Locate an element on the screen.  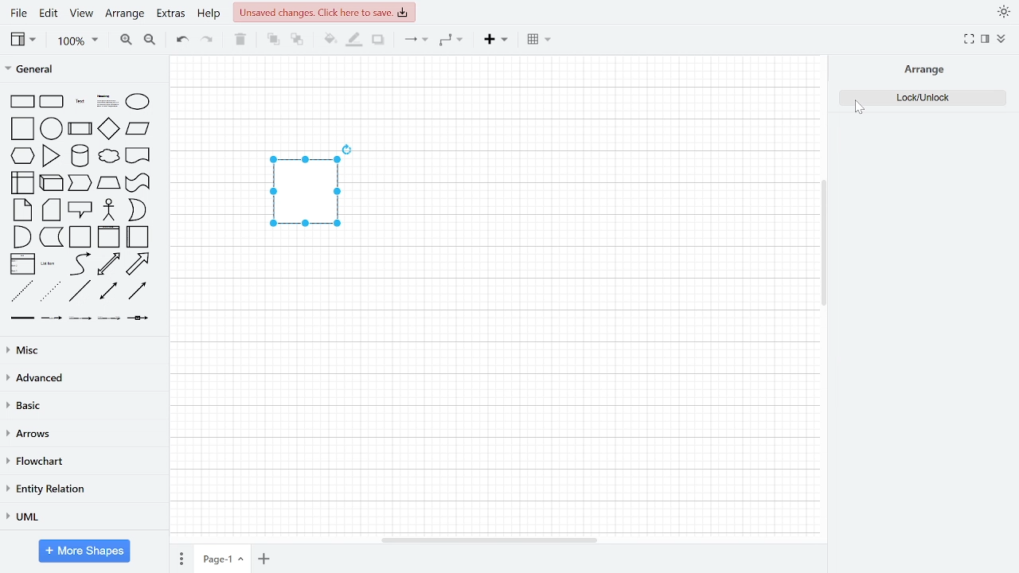
insert is located at coordinates (495, 40).